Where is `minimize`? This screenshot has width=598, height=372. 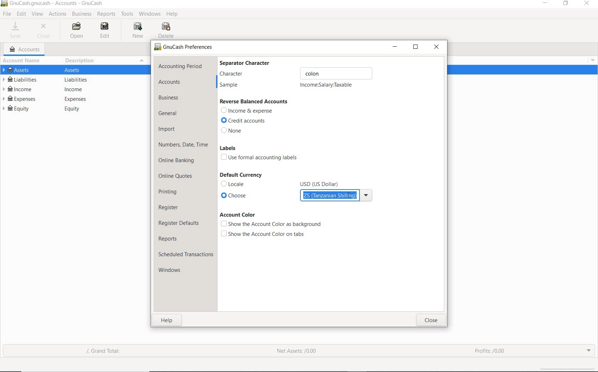
minimize is located at coordinates (544, 4).